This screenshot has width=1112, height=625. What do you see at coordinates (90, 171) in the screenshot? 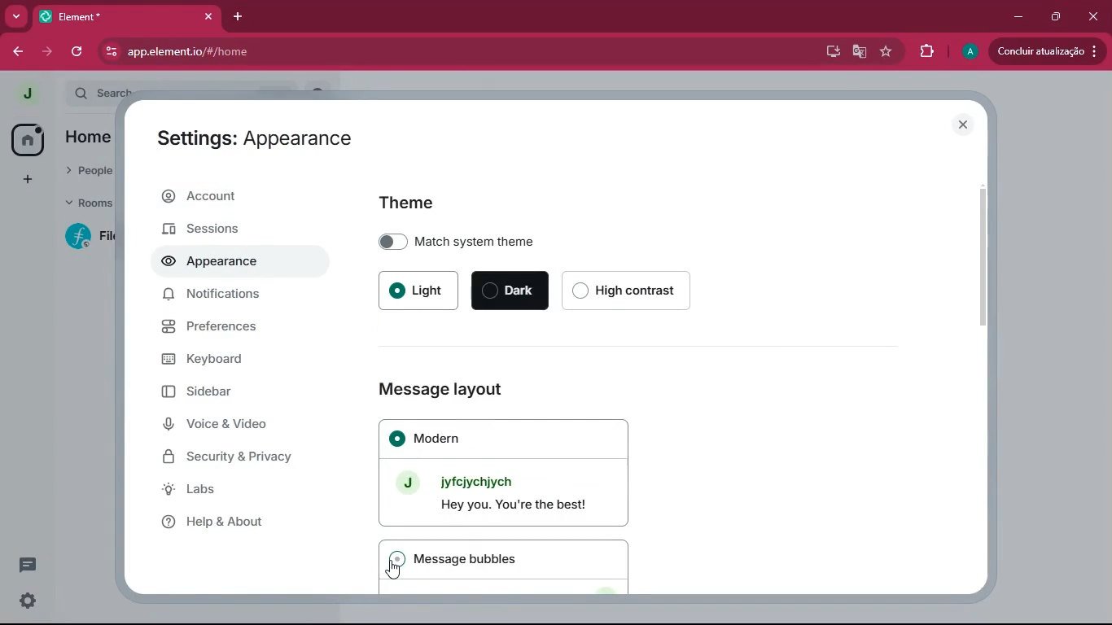
I see `people` at bounding box center [90, 171].